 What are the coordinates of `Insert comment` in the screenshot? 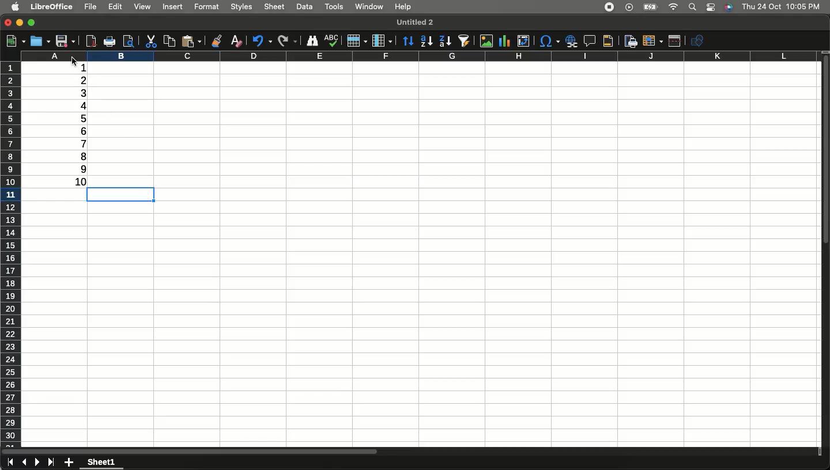 It's located at (587, 41).